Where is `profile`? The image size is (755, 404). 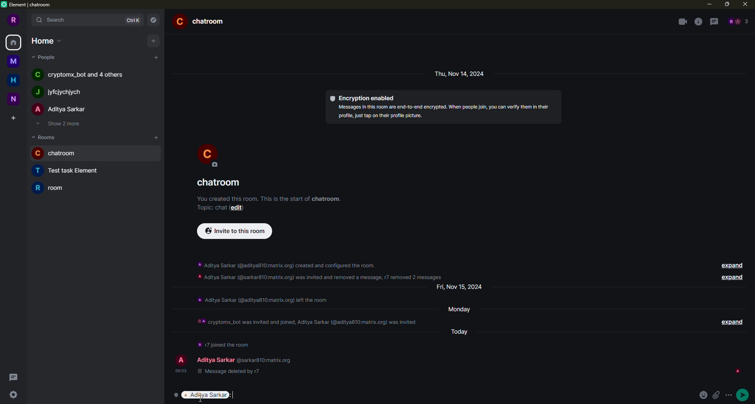 profile is located at coordinates (180, 360).